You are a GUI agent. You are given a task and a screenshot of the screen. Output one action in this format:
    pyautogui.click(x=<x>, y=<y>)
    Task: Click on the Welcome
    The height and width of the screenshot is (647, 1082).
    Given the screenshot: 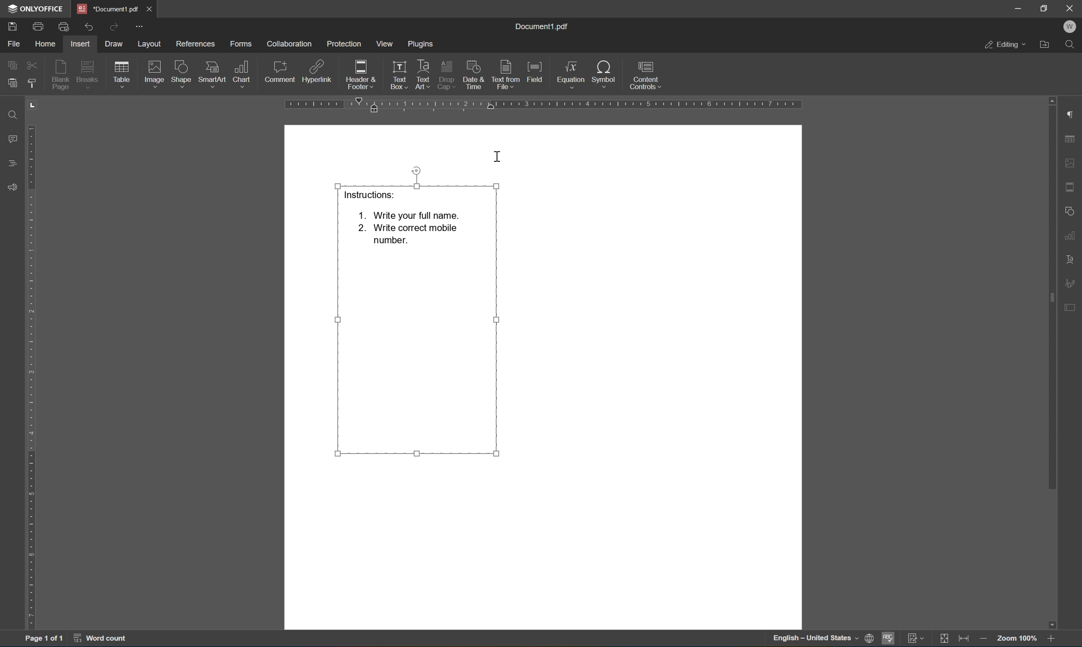 What is the action you would take?
    pyautogui.click(x=1071, y=28)
    